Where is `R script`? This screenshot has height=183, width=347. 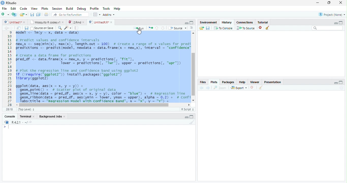 R script is located at coordinates (187, 109).